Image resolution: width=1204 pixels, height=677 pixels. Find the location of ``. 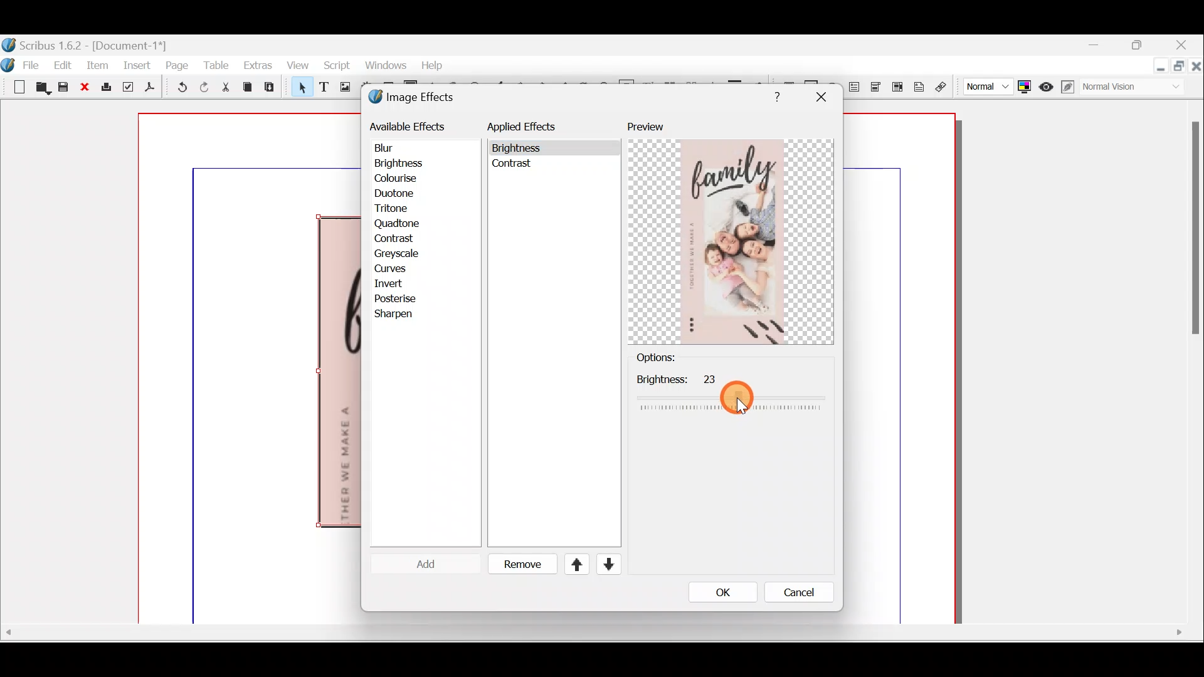

 is located at coordinates (774, 95).